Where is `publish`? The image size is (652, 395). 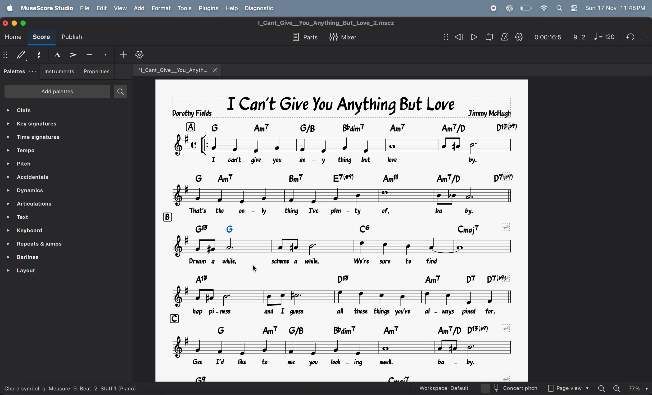 publish is located at coordinates (75, 35).